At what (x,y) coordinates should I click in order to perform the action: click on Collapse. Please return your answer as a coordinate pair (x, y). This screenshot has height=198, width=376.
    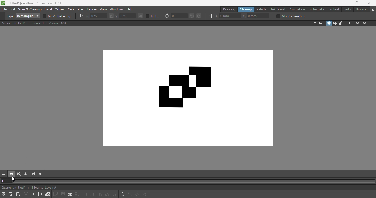
    Looking at the image, I should click on (26, 194).